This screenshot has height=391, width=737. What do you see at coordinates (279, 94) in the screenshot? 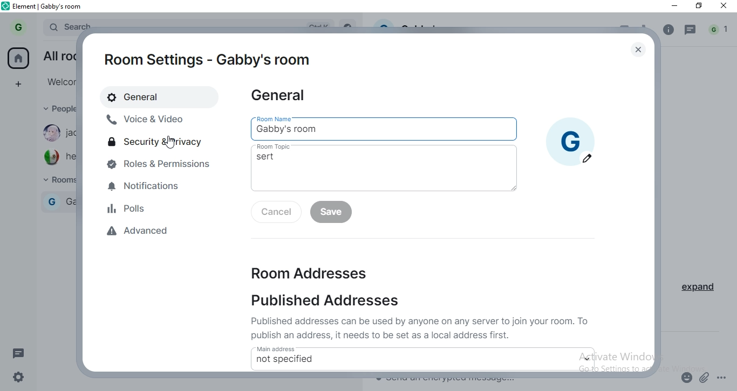
I see `general` at bounding box center [279, 94].